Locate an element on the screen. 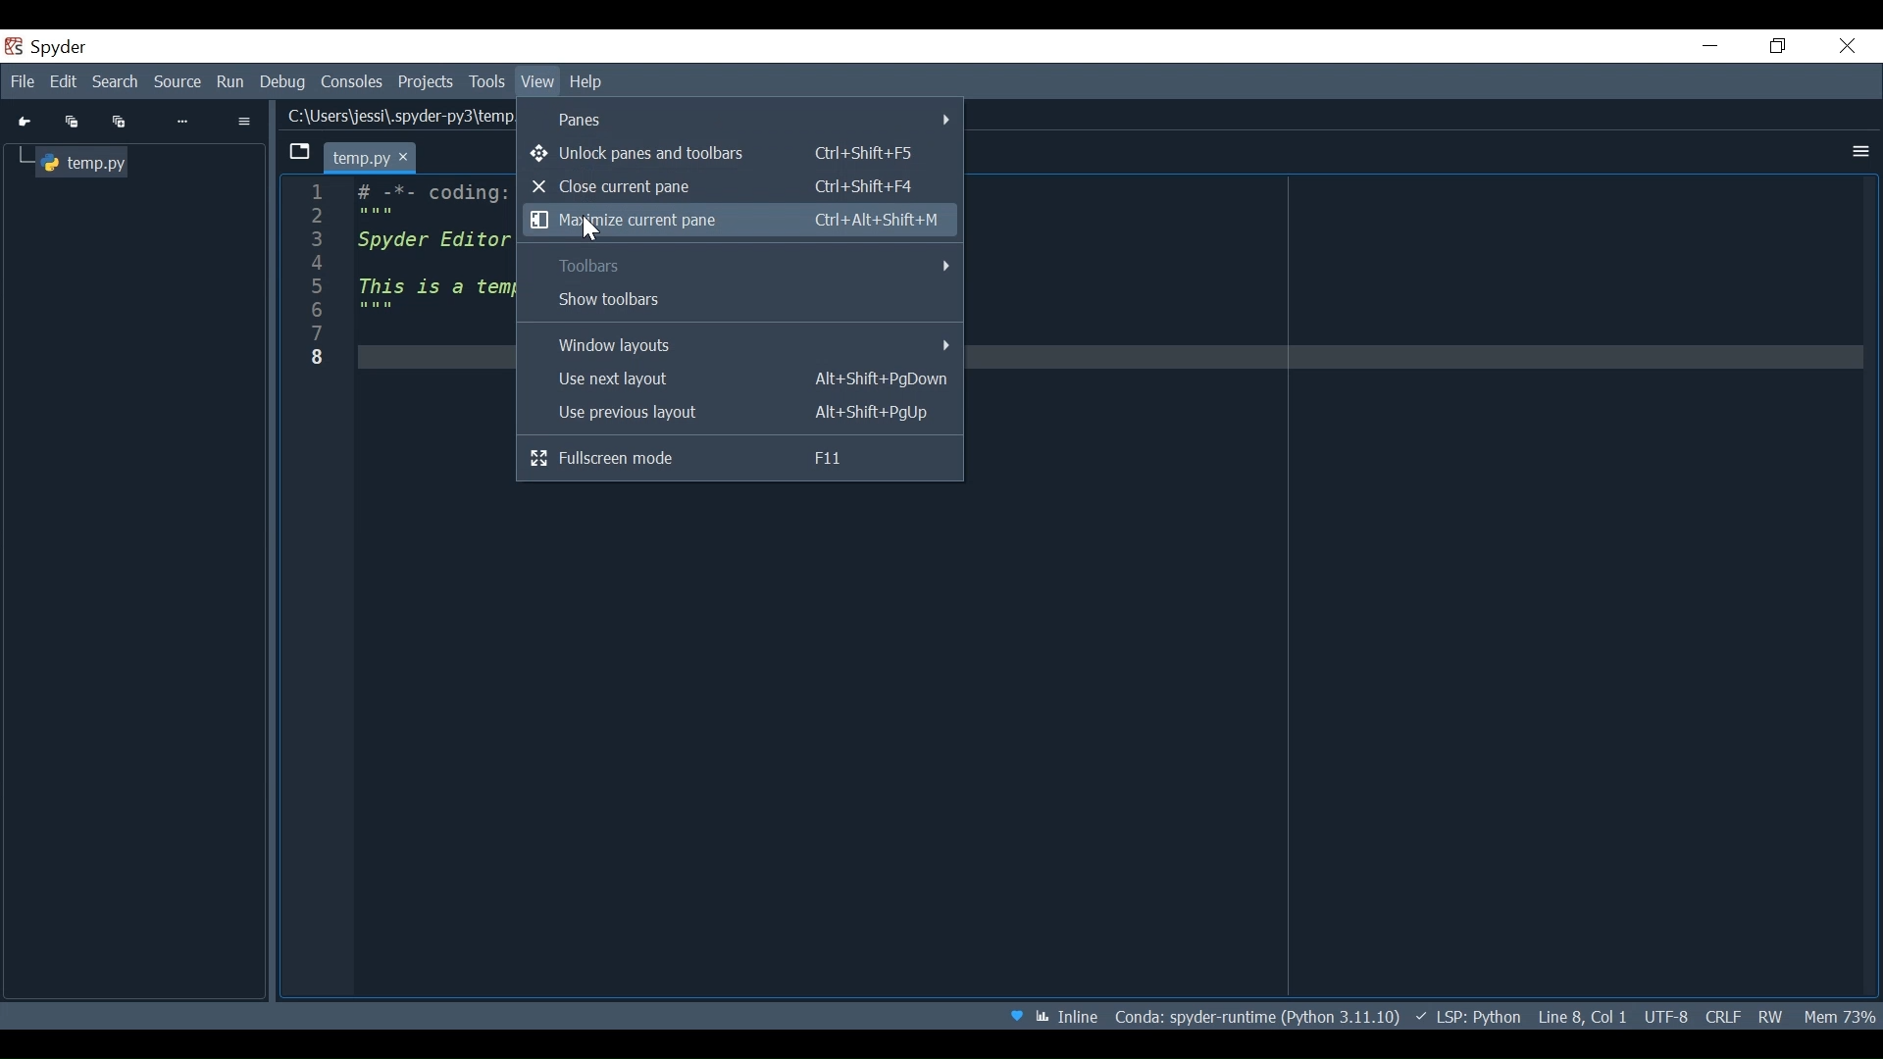 The height and width of the screenshot is (1059, 1883). Edit is located at coordinates (66, 82).